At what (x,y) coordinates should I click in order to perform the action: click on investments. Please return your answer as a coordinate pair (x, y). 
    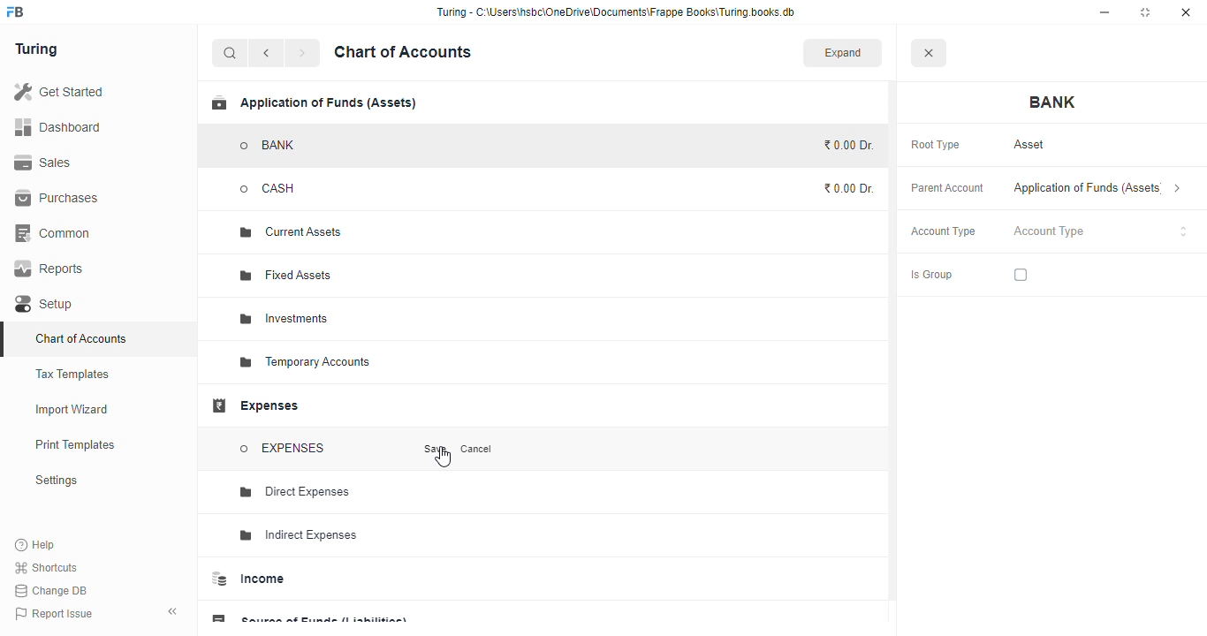
    Looking at the image, I should click on (284, 319).